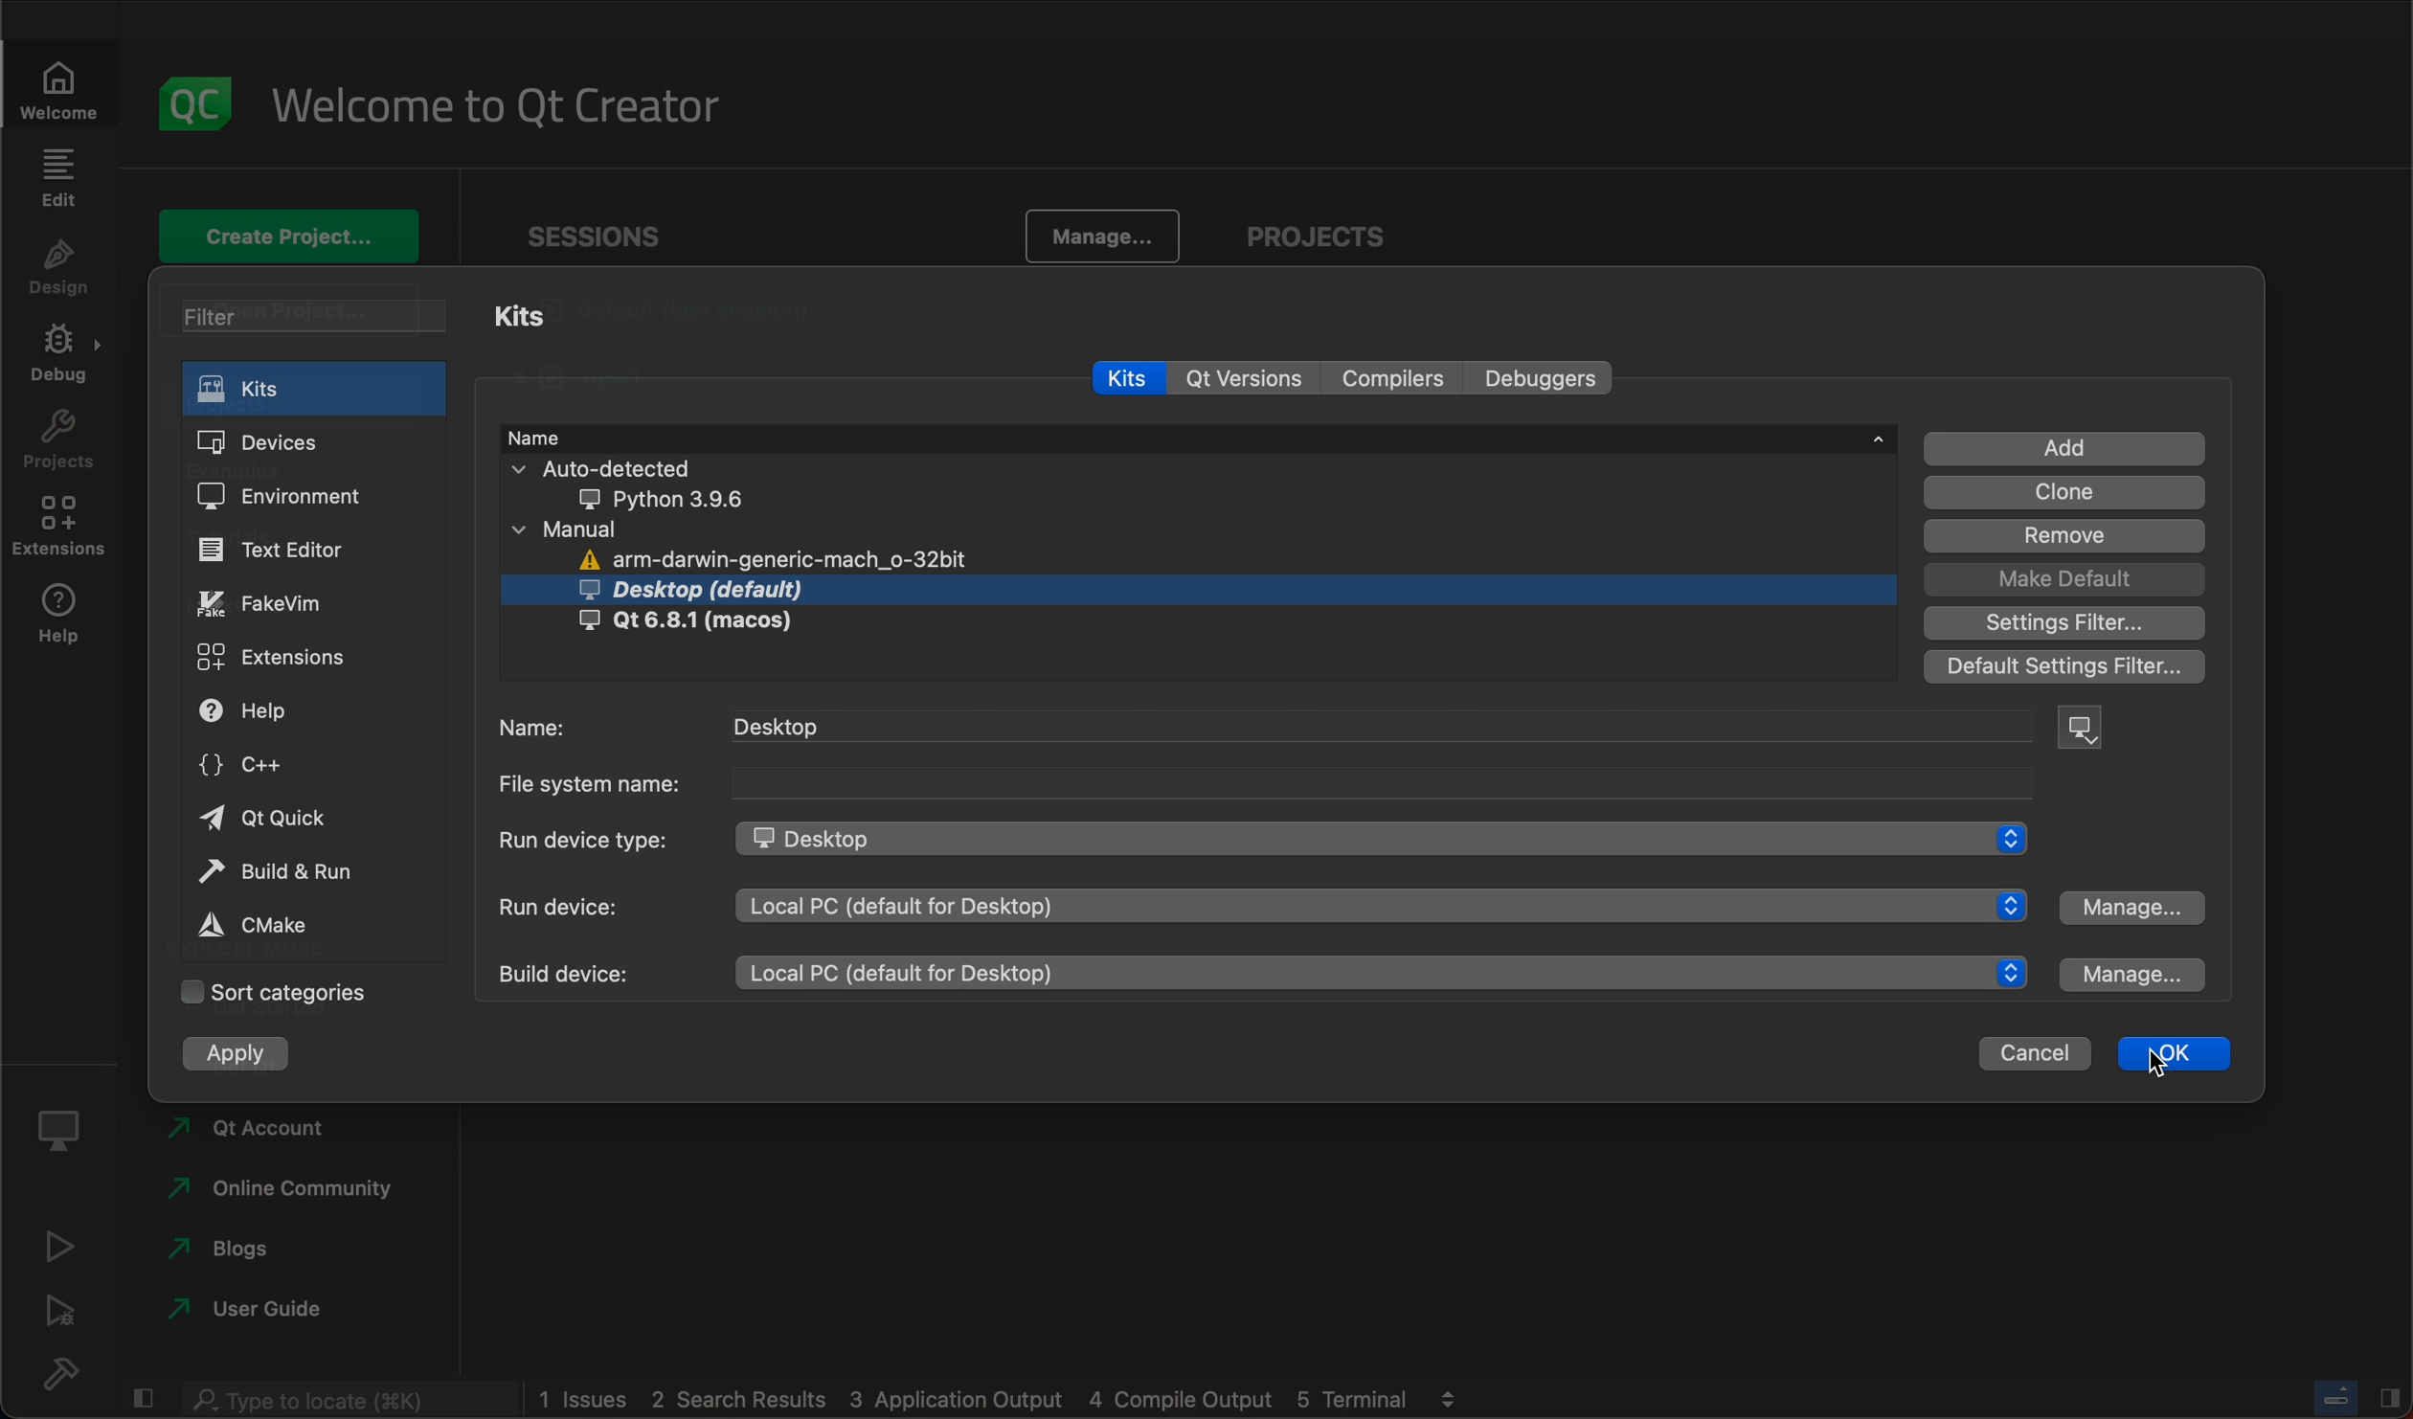  I want to click on view output, so click(1450, 1393).